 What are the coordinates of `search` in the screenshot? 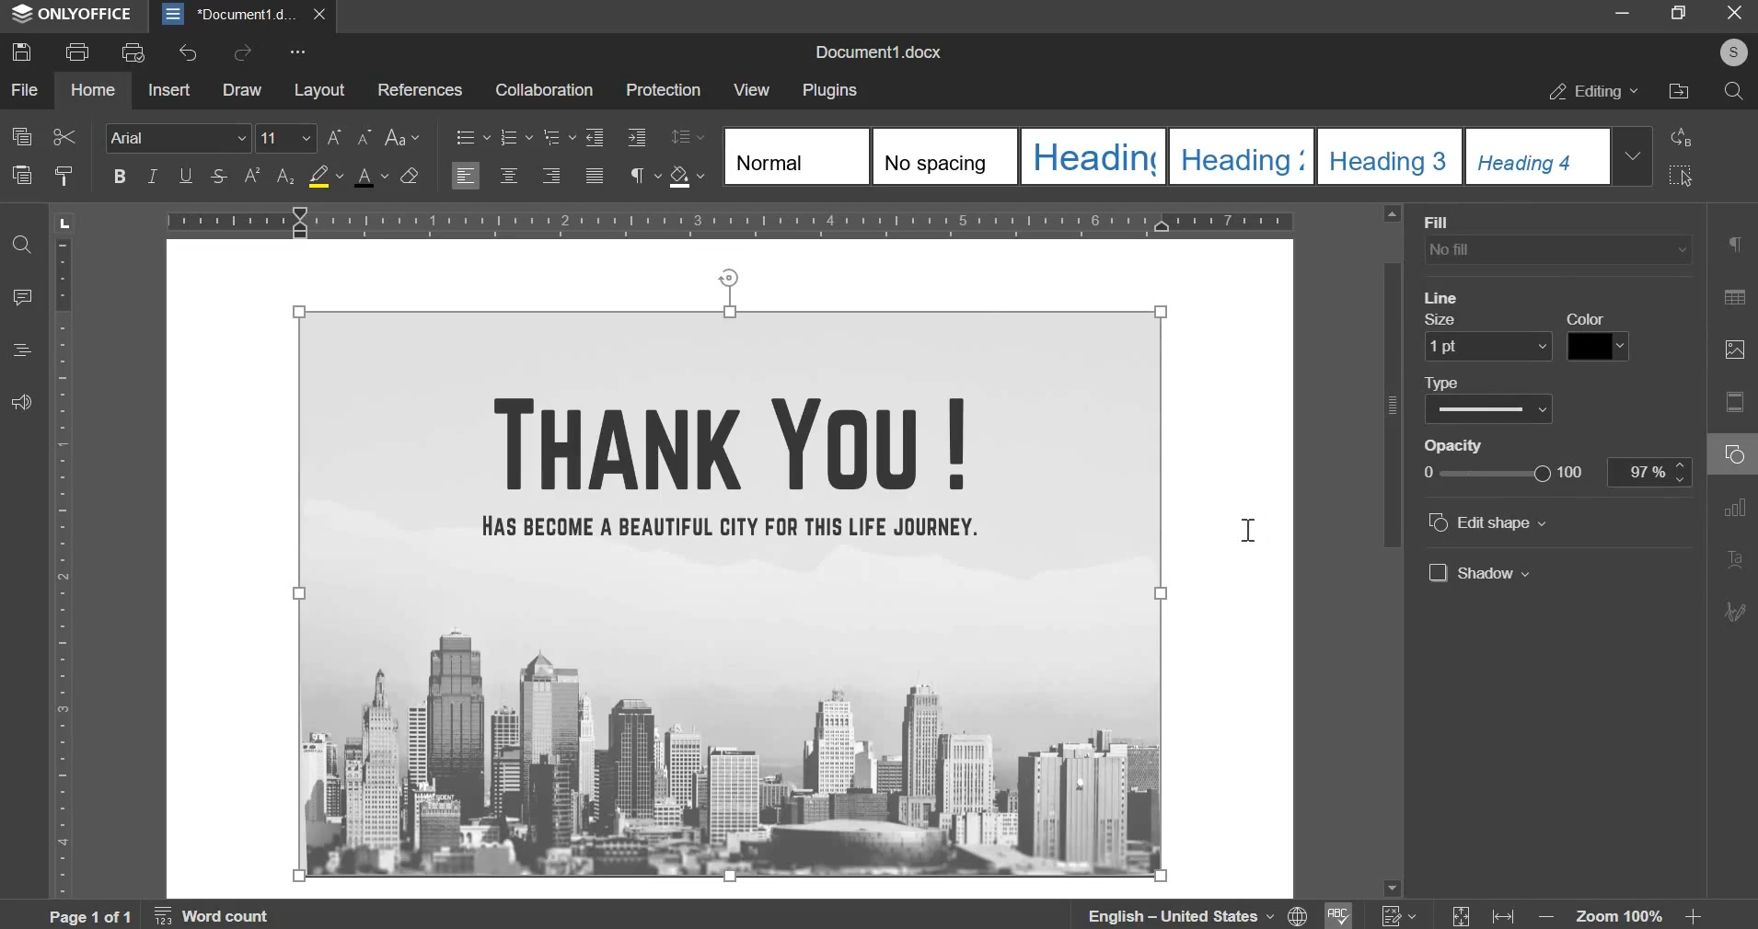 It's located at (1734, 90).